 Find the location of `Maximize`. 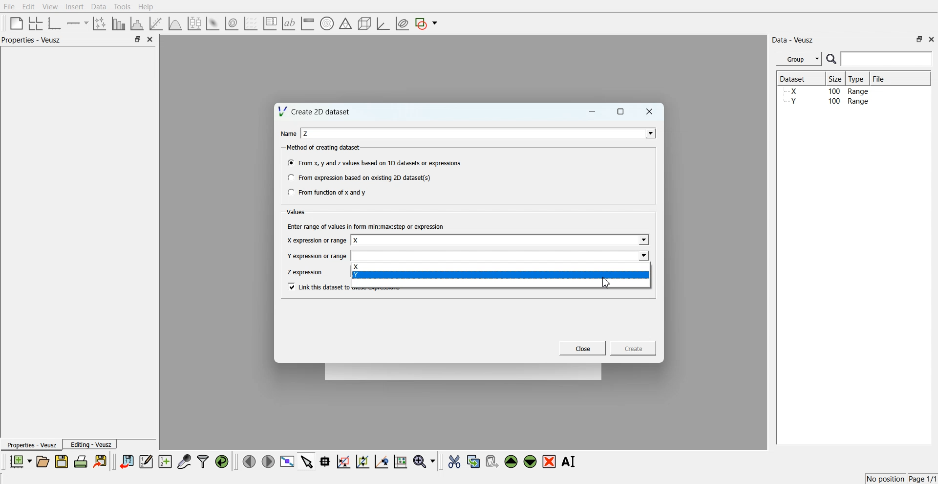

Maximize is located at coordinates (919, 39).